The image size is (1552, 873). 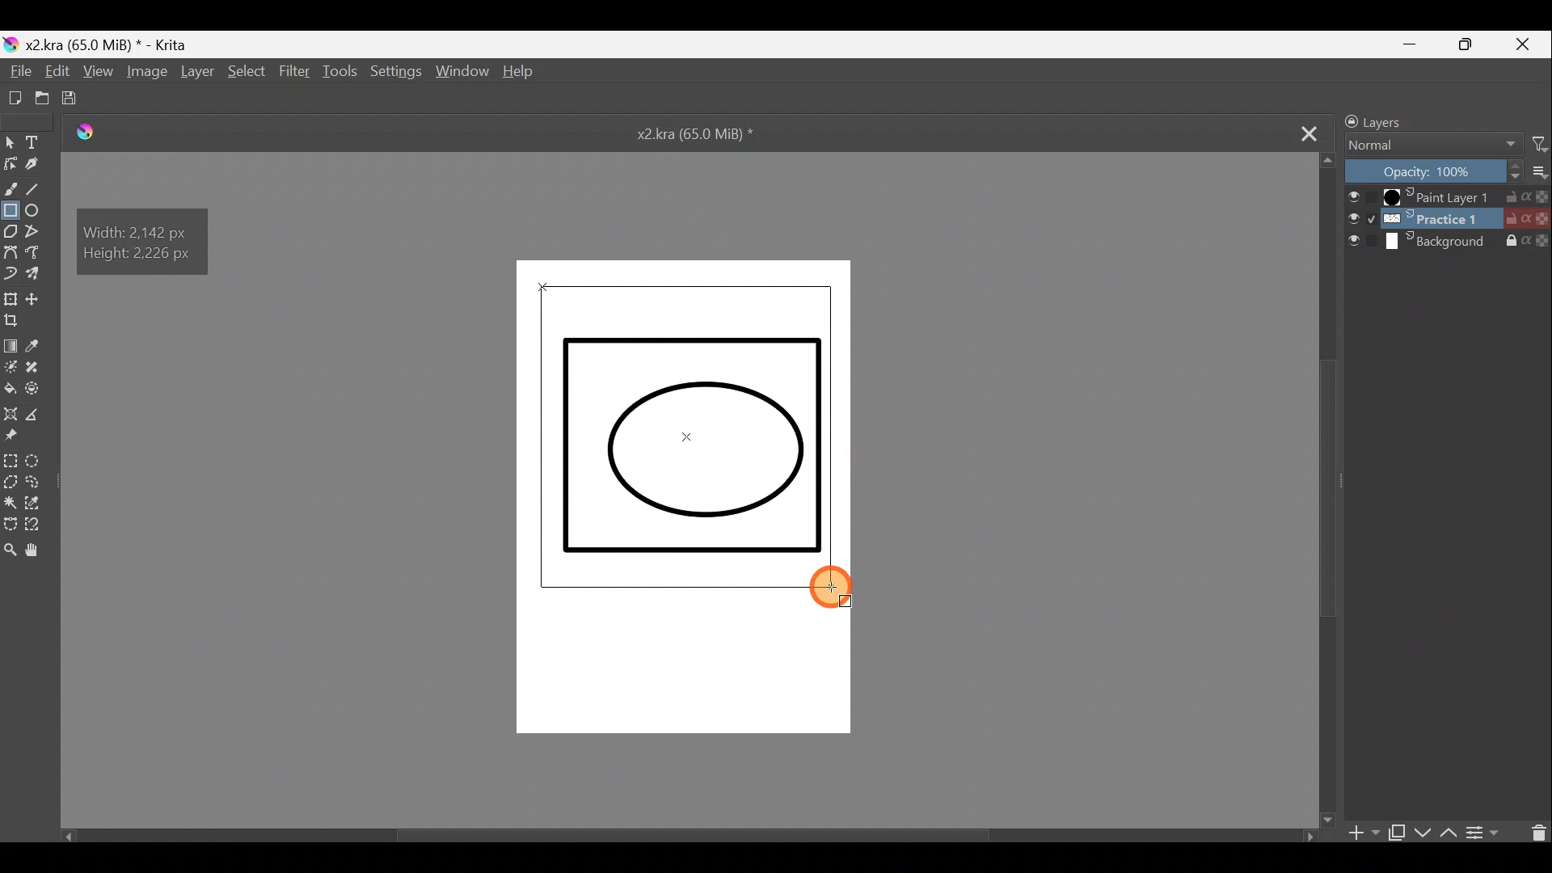 I want to click on Contiguous selection tool, so click(x=11, y=504).